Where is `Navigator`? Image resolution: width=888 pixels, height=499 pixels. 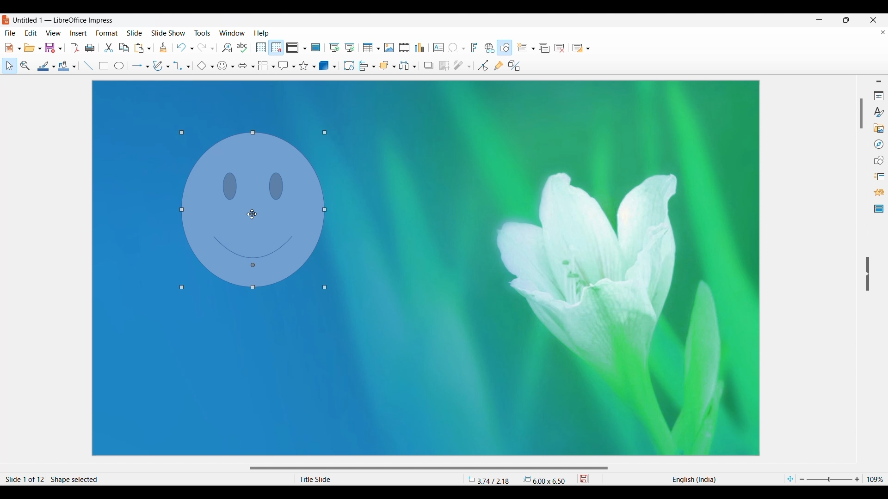
Navigator is located at coordinates (879, 144).